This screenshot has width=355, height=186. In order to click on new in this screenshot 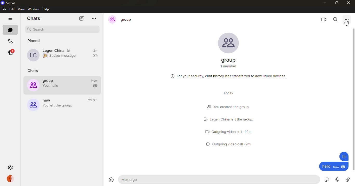, I will do `click(48, 100)`.